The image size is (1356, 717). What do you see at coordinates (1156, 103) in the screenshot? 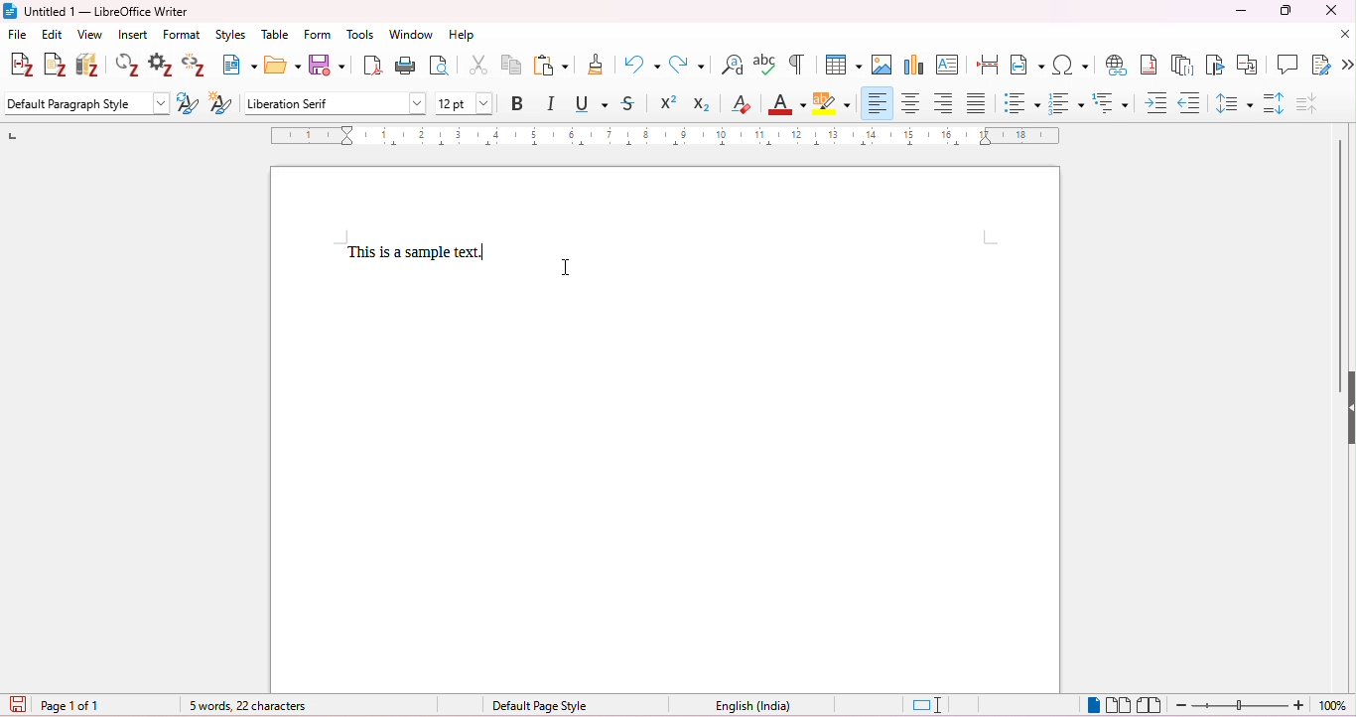
I see `increase indent` at bounding box center [1156, 103].